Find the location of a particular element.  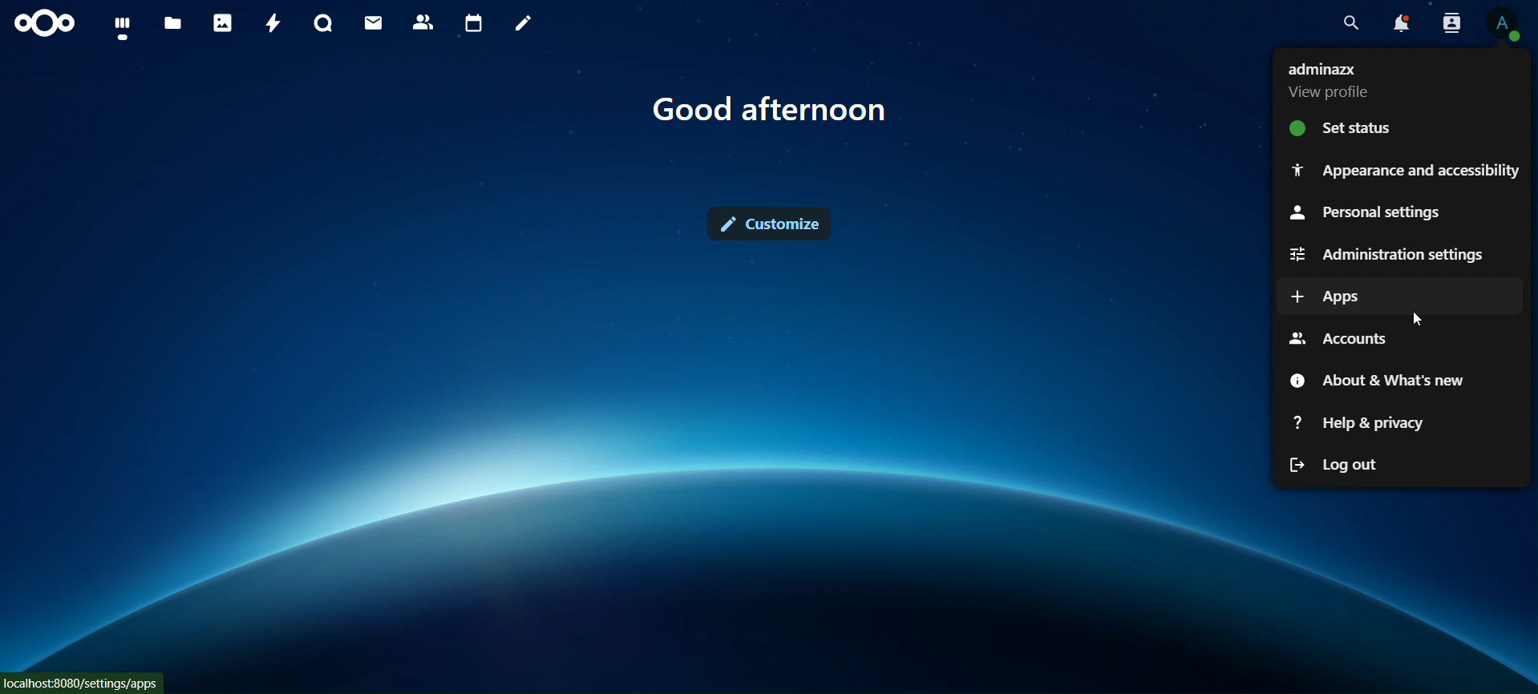

talk is located at coordinates (323, 23).